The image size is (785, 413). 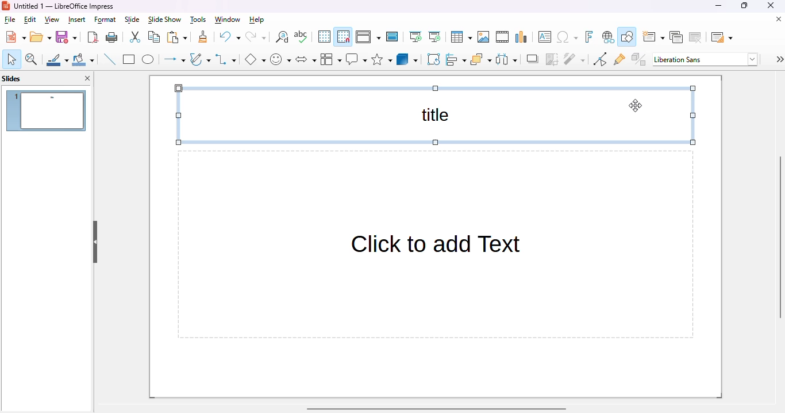 What do you see at coordinates (653, 37) in the screenshot?
I see `new slide` at bounding box center [653, 37].